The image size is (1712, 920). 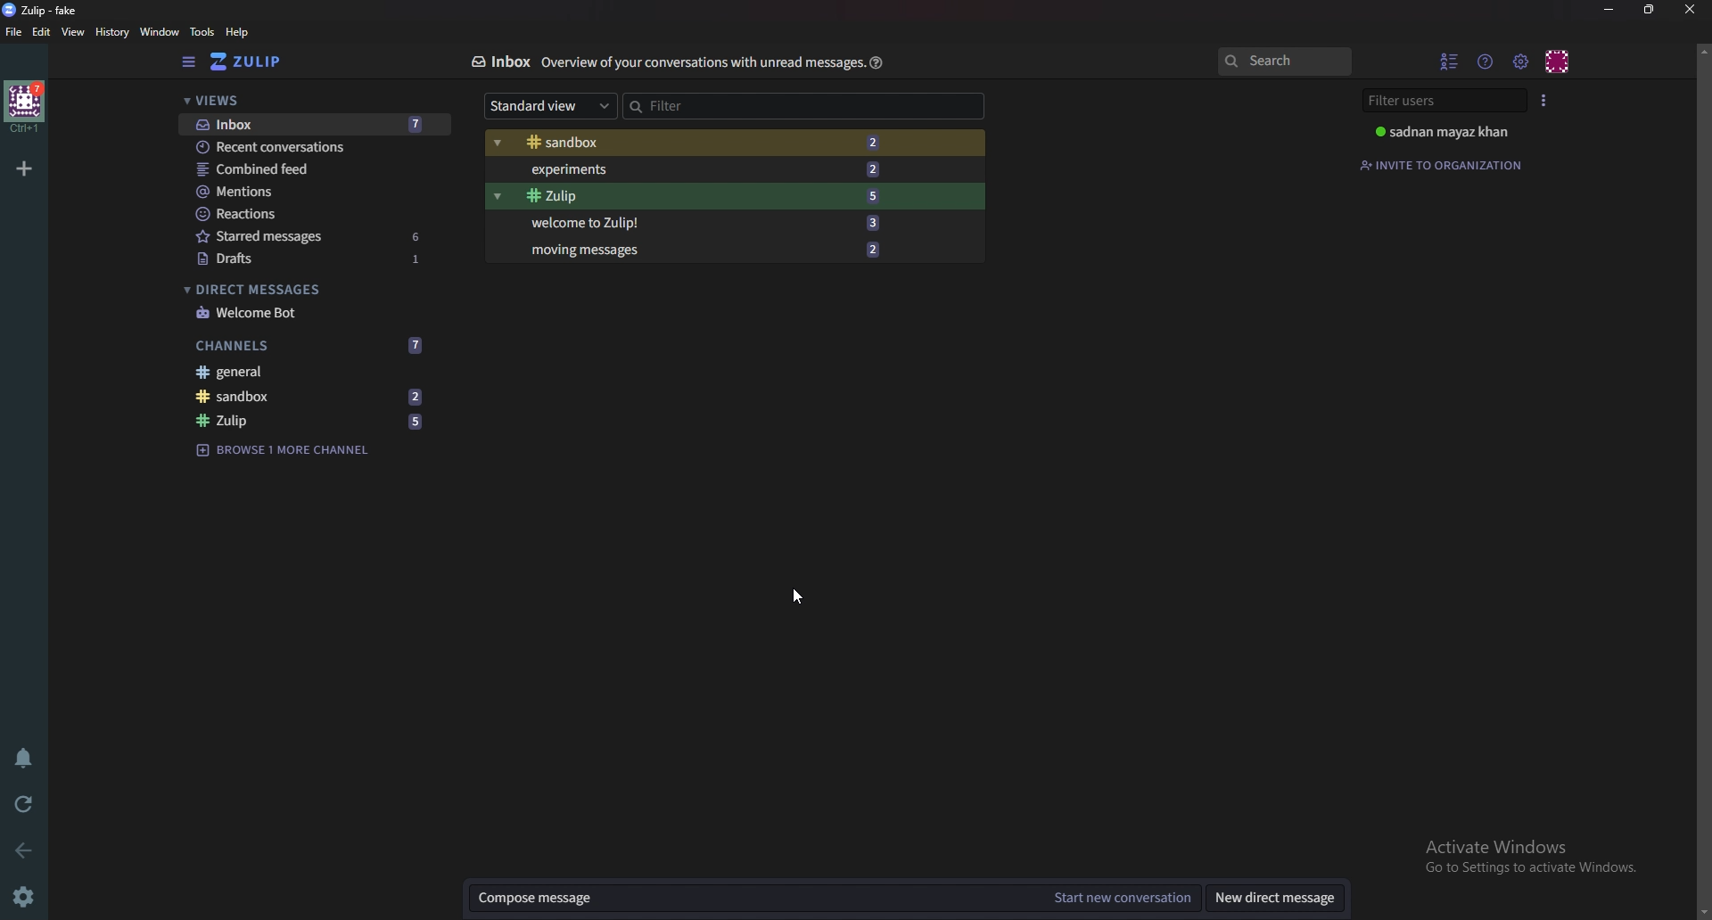 I want to click on Help menu, so click(x=1487, y=62).